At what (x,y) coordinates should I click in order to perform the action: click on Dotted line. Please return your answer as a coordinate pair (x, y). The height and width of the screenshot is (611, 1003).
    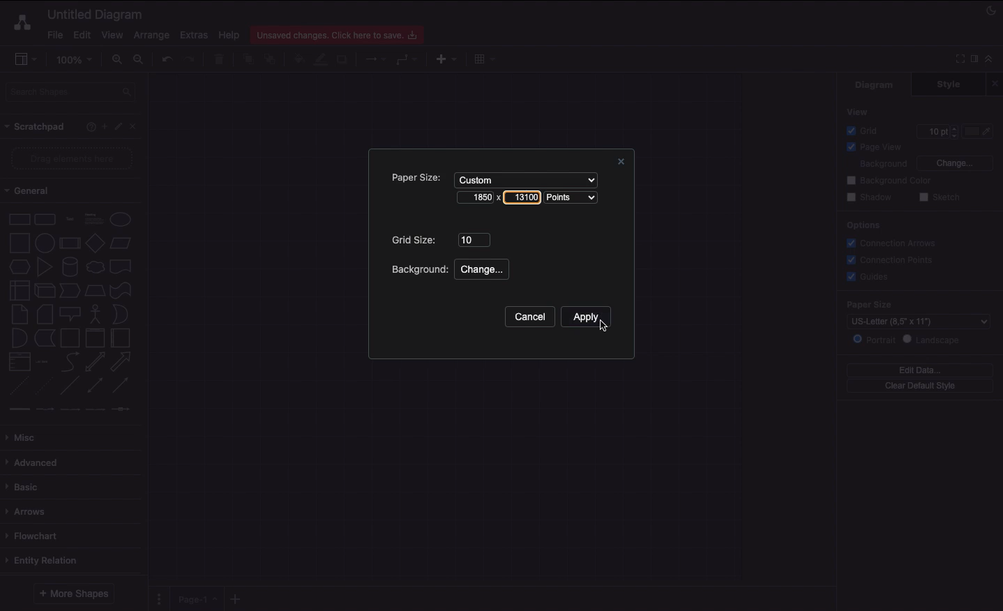
    Looking at the image, I should click on (44, 387).